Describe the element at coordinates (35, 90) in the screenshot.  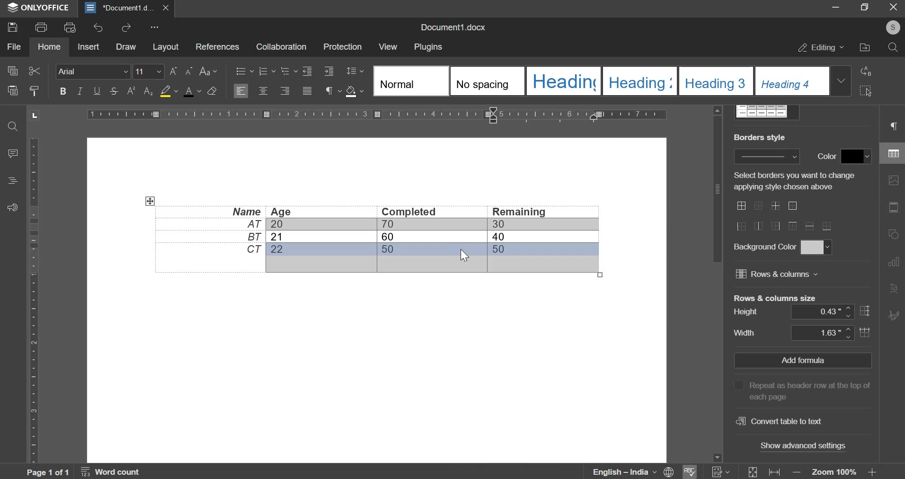
I see `copy style` at that location.